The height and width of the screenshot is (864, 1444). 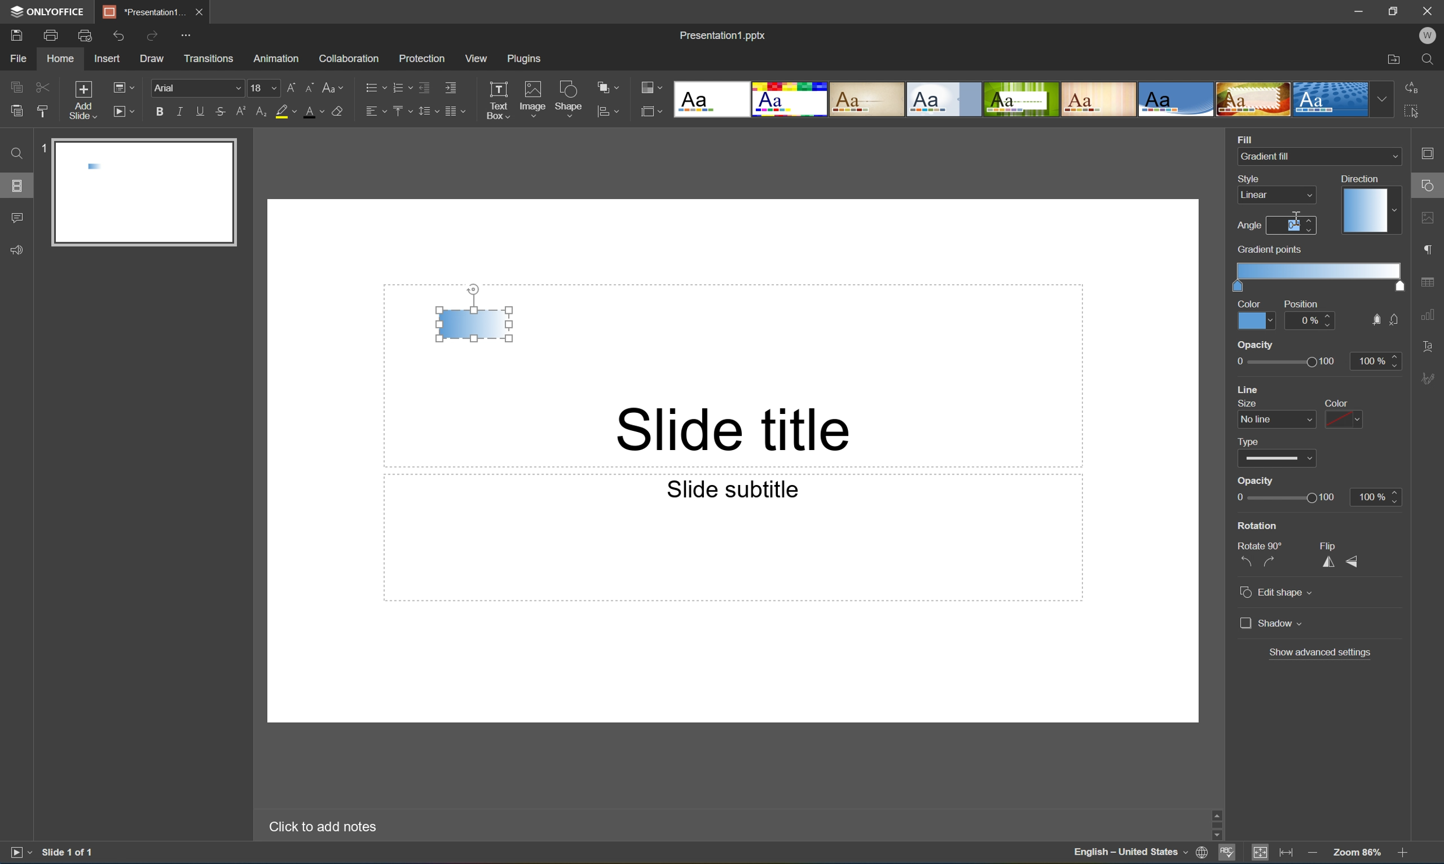 I want to click on Save, so click(x=15, y=34).